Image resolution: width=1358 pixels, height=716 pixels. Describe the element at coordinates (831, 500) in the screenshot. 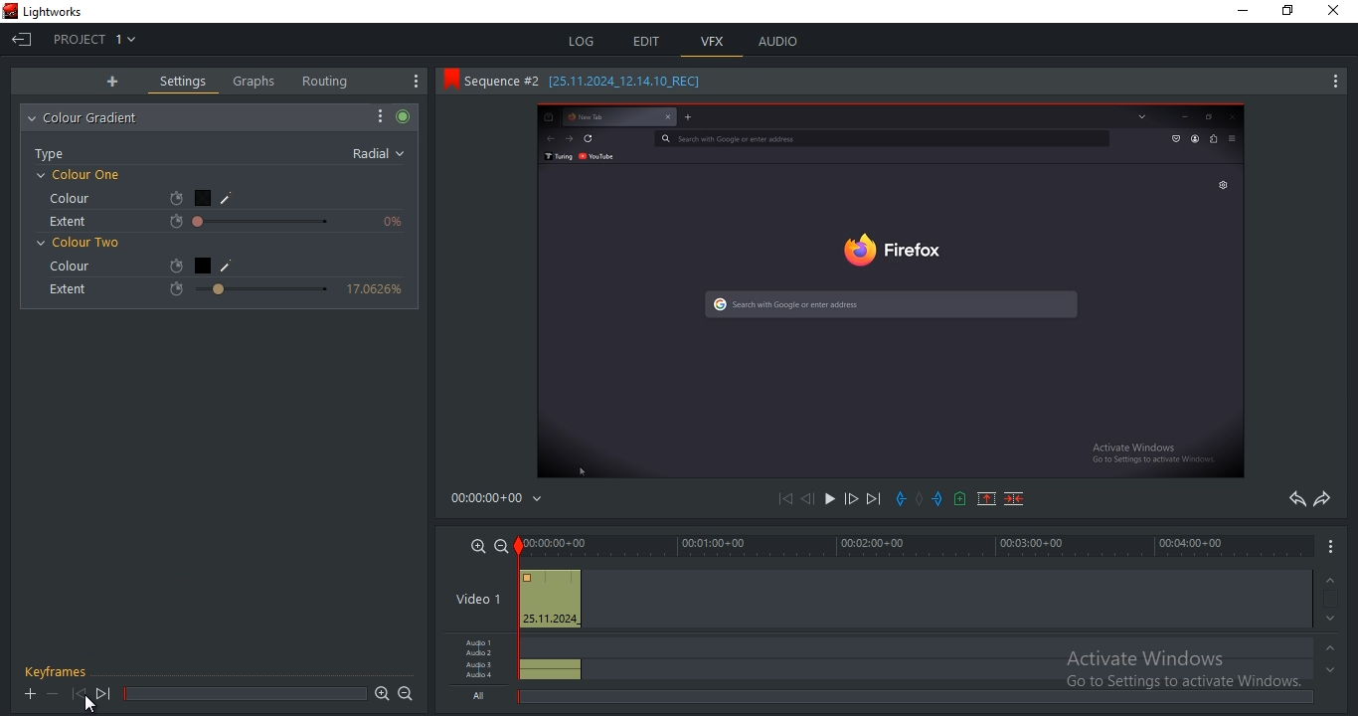

I see `play` at that location.